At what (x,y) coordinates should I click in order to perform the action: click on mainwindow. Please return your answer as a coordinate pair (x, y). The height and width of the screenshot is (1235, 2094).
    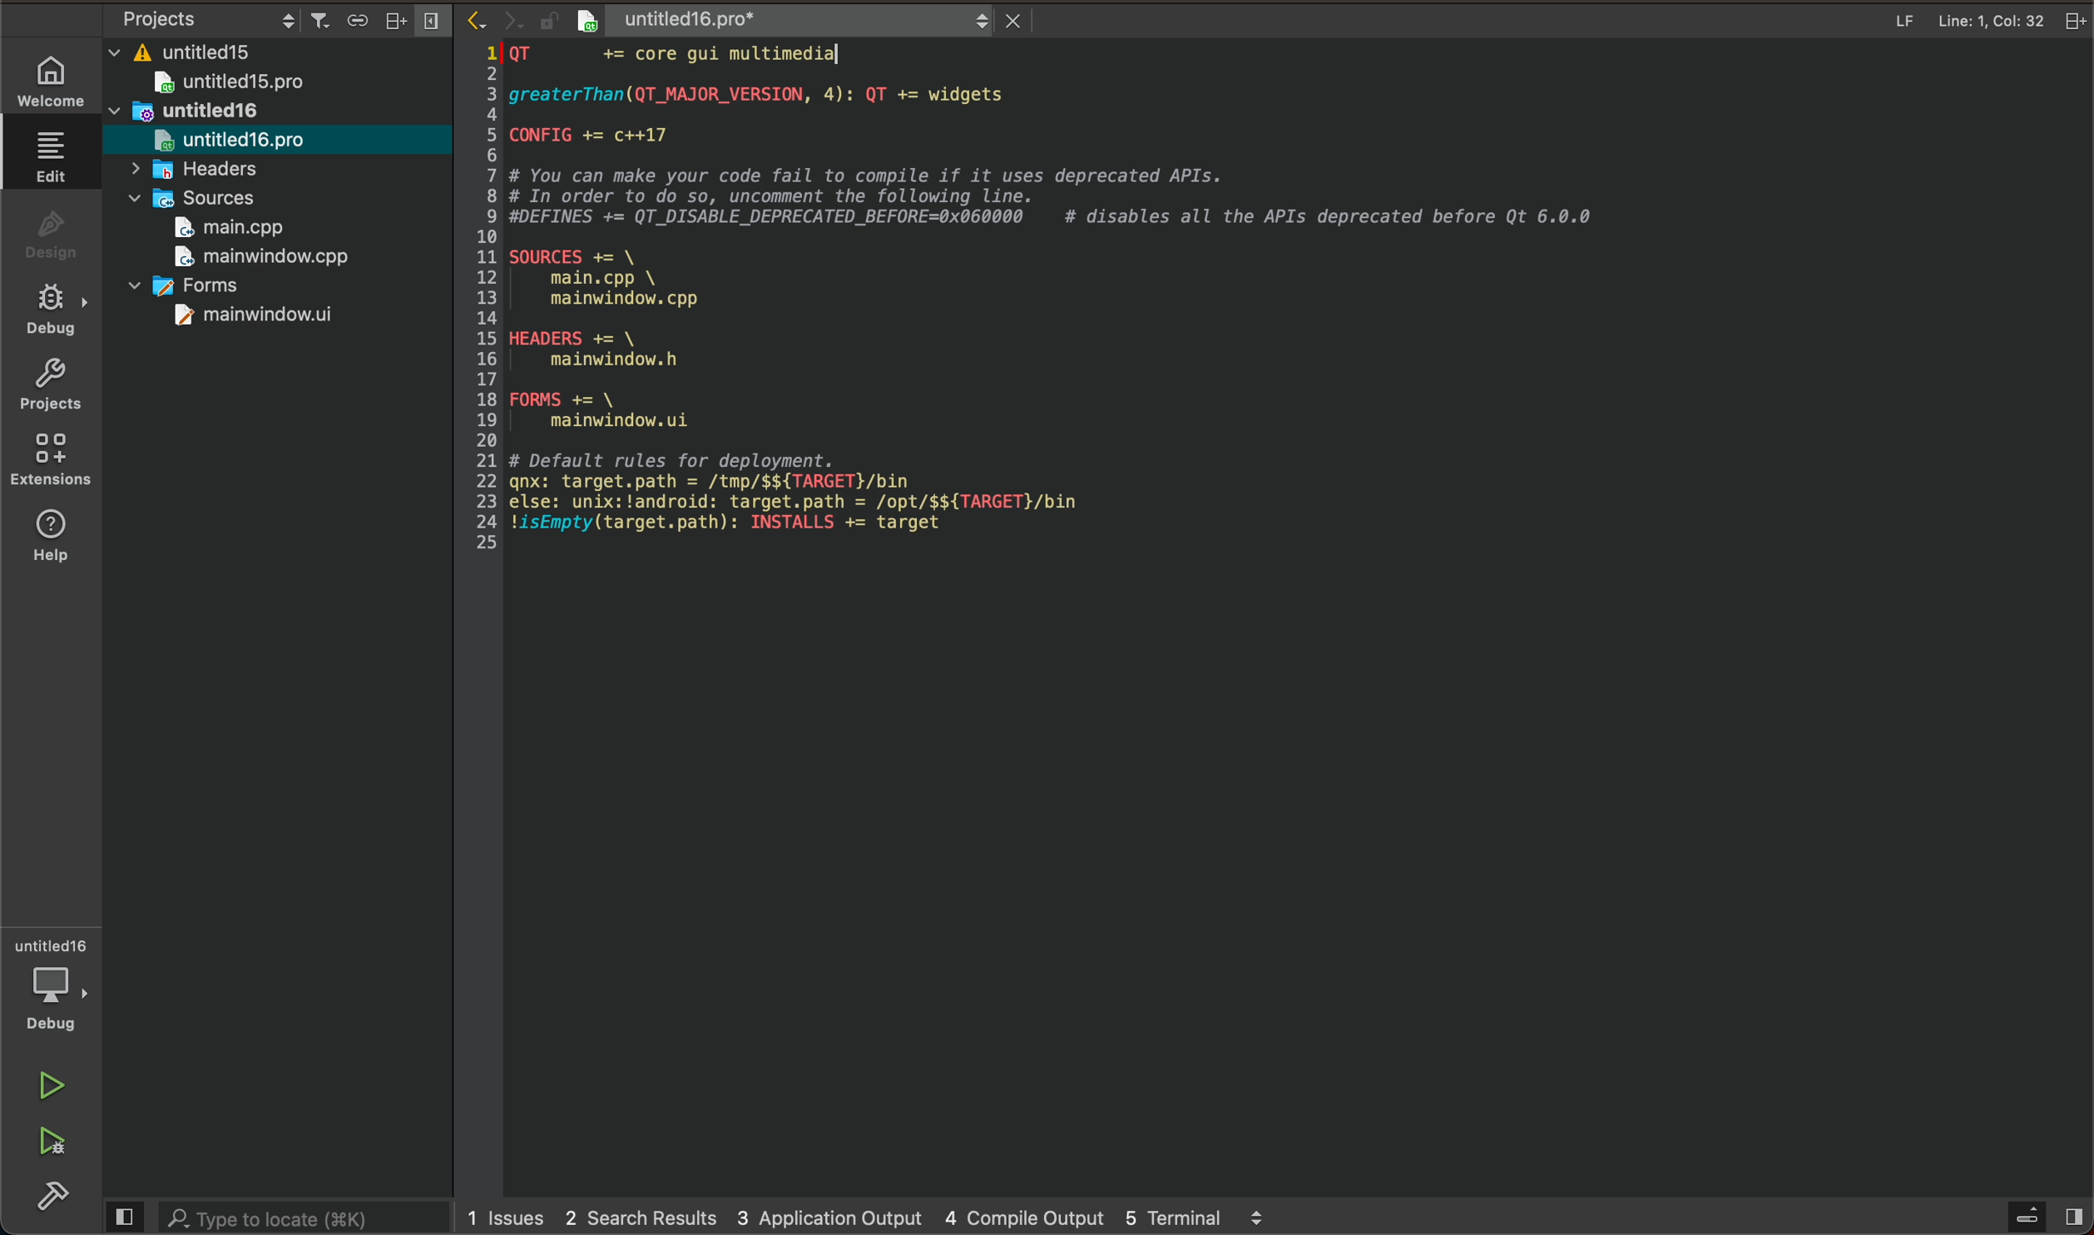
    Looking at the image, I should click on (249, 319).